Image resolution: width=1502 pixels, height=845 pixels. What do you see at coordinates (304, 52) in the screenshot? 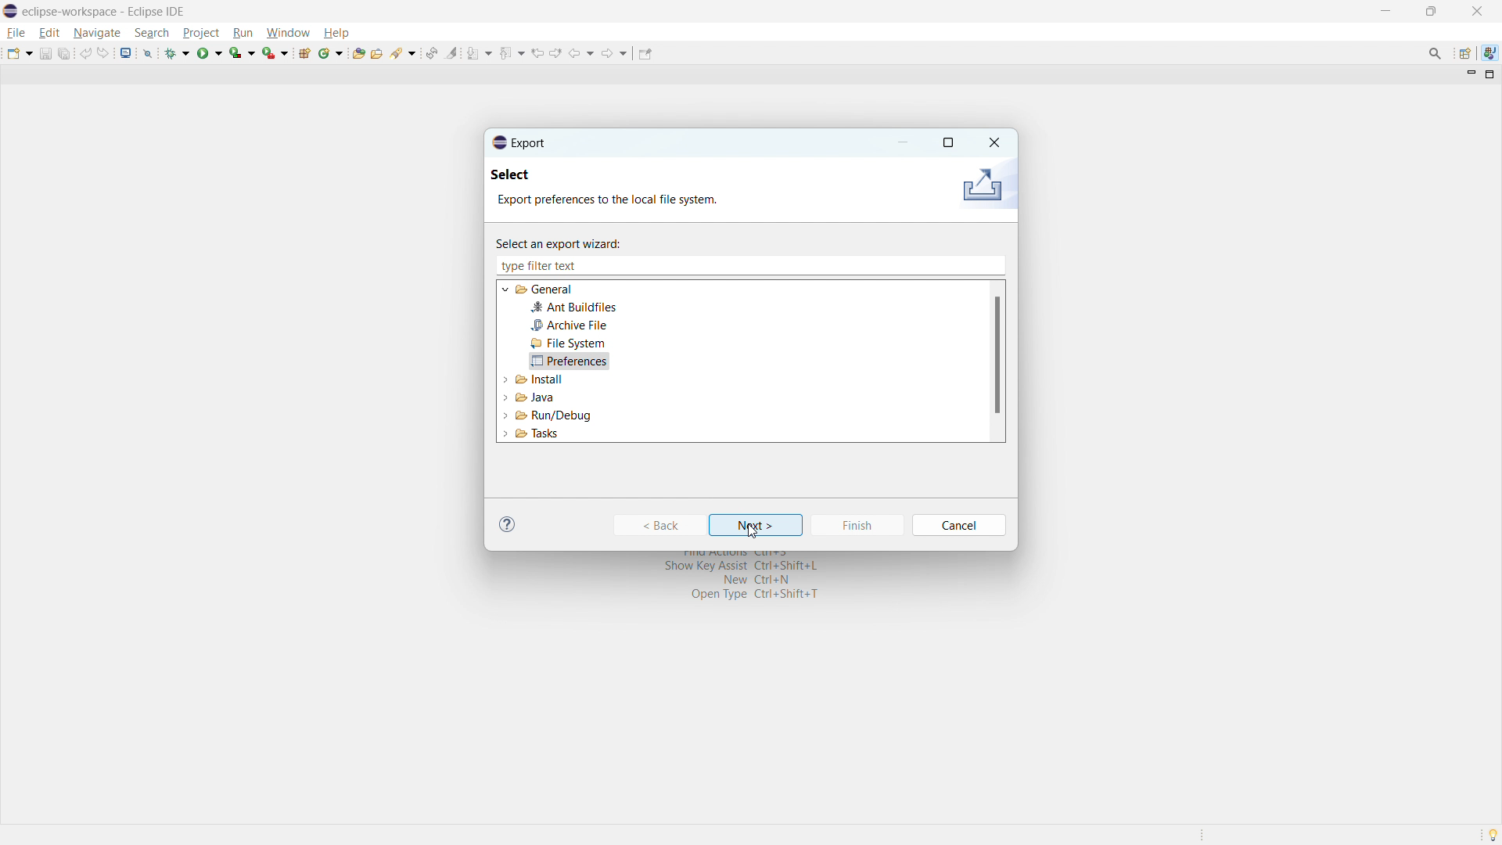
I see `new java package` at bounding box center [304, 52].